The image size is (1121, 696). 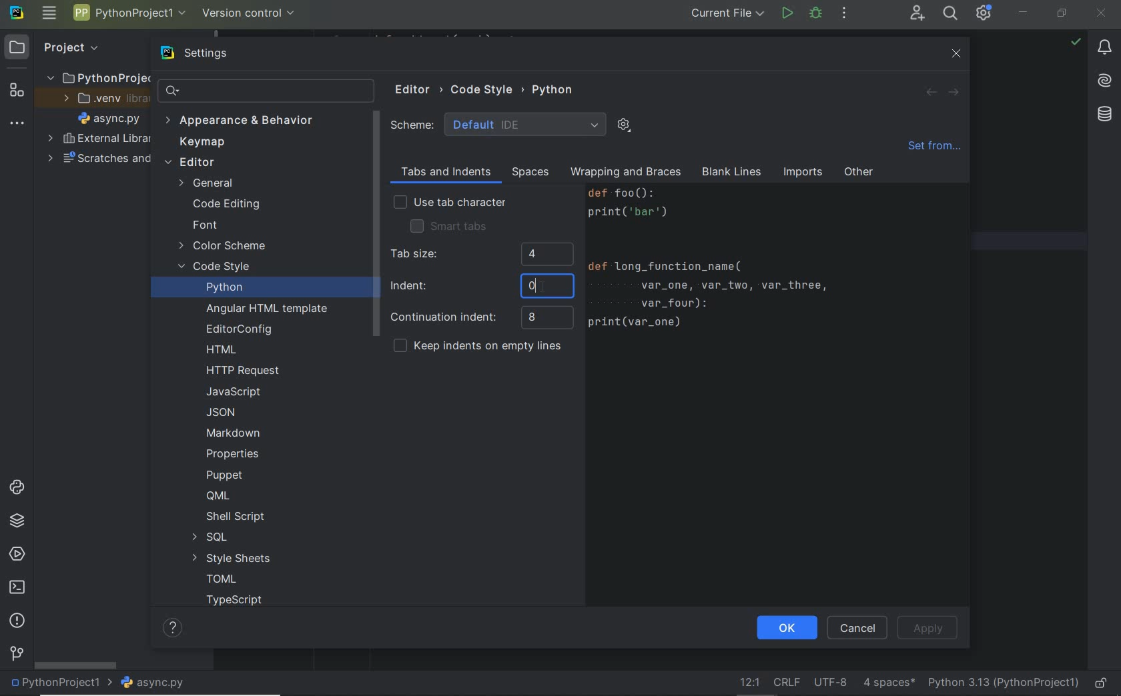 What do you see at coordinates (17, 588) in the screenshot?
I see `terminal` at bounding box center [17, 588].